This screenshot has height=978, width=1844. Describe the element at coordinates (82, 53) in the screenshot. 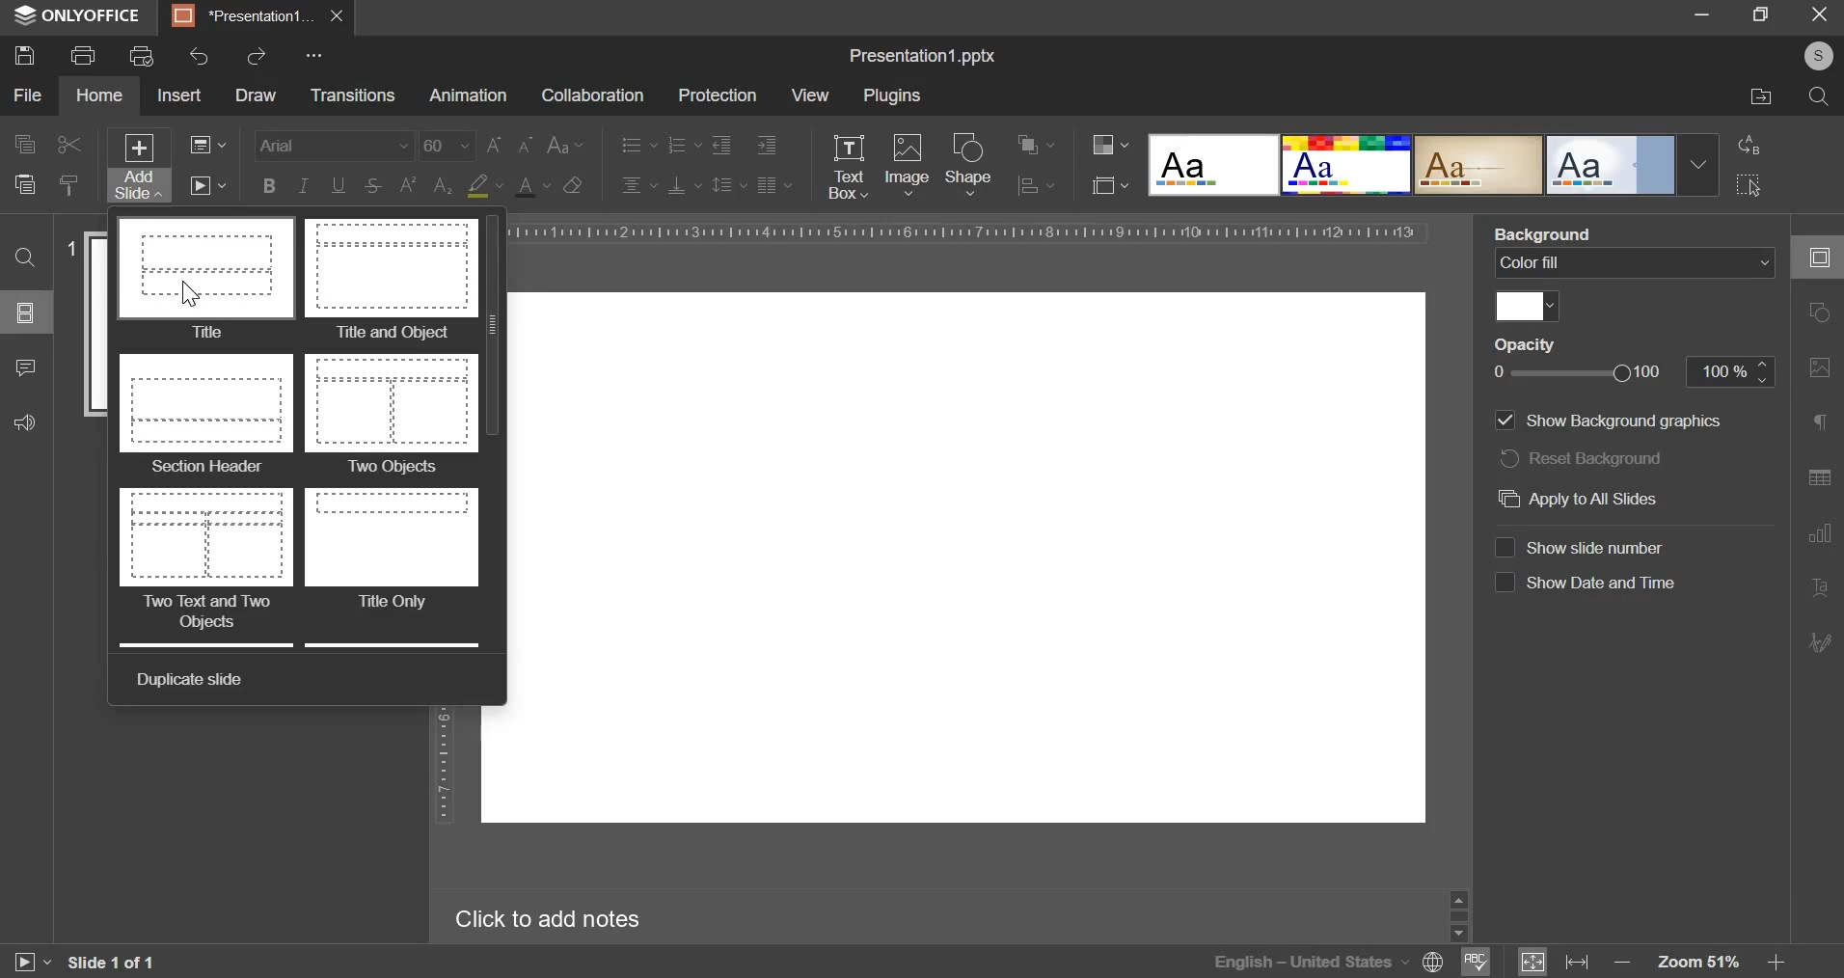

I see `print` at that location.